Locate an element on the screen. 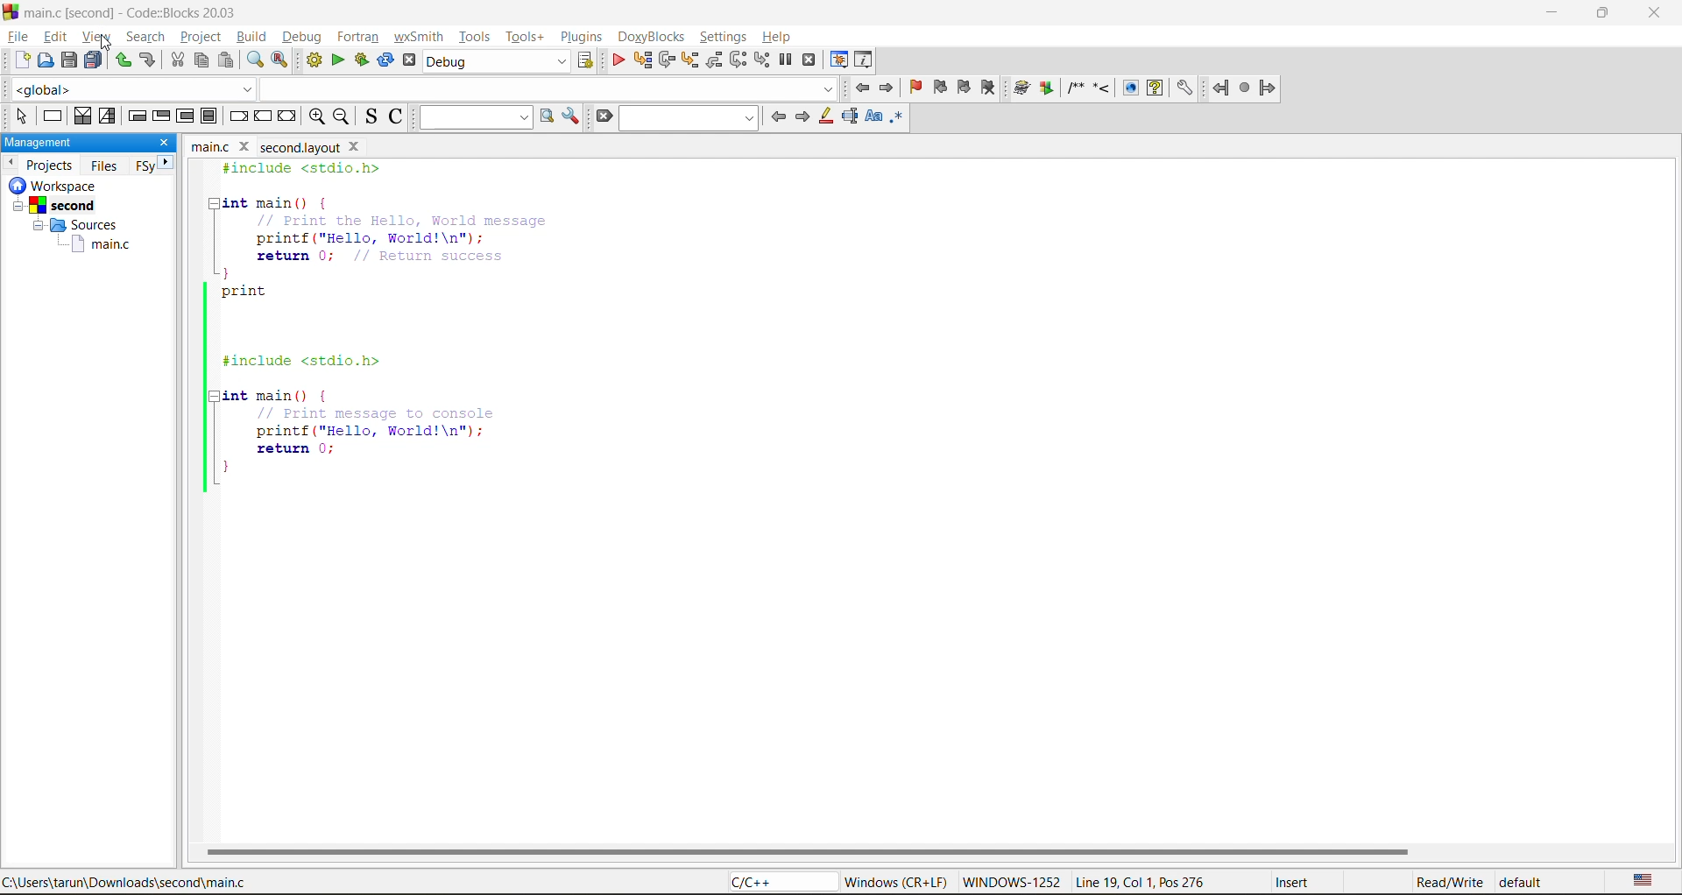  wxsmith is located at coordinates (420, 37).